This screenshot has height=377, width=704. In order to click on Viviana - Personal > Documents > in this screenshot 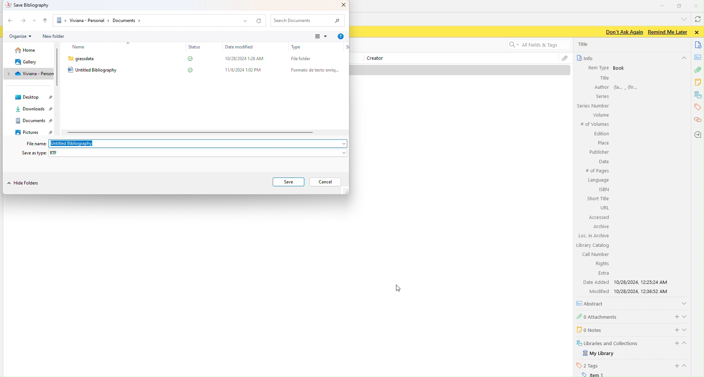, I will do `click(99, 21)`.